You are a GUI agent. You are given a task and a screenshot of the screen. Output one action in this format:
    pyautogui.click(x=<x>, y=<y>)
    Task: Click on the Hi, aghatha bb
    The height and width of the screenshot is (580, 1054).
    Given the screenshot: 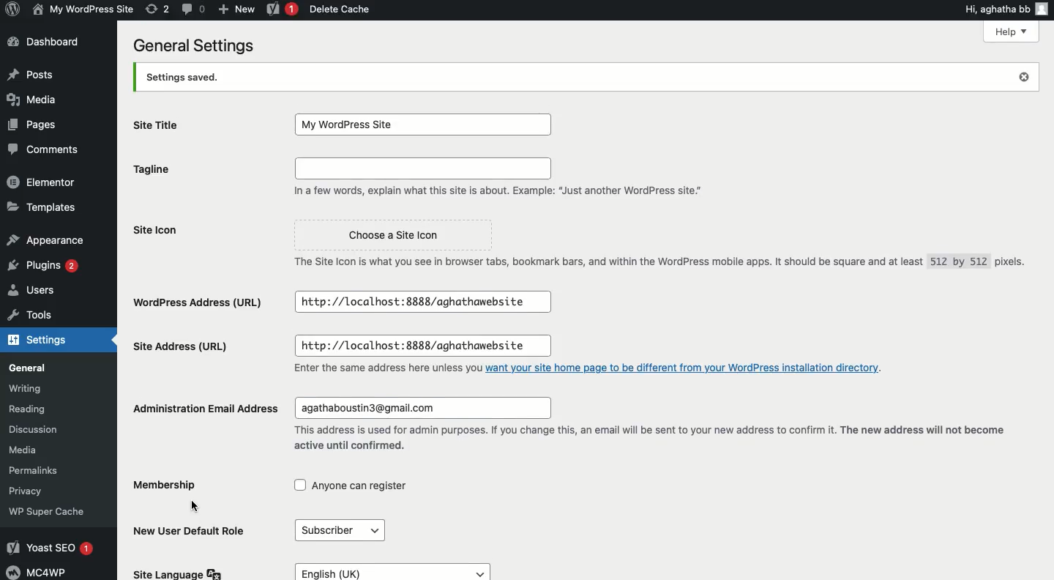 What is the action you would take?
    pyautogui.click(x=1007, y=10)
    